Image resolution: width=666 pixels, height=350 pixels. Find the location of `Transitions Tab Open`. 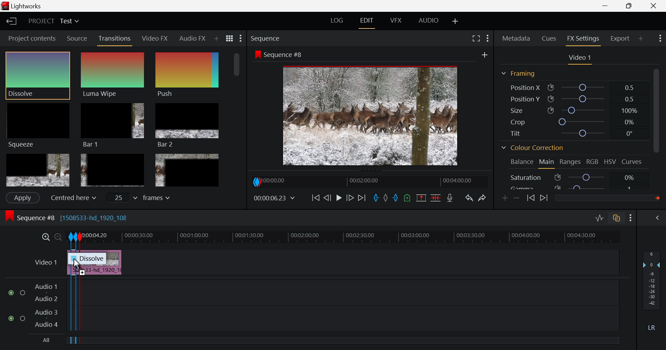

Transitions Tab Open is located at coordinates (116, 39).